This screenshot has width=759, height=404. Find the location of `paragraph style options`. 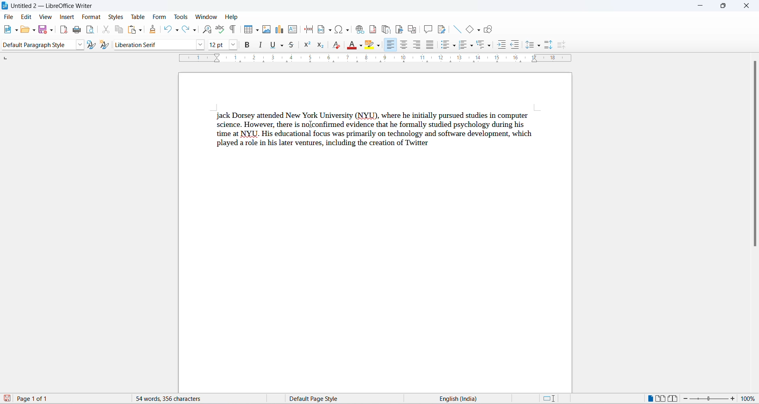

paragraph style options is located at coordinates (81, 45).